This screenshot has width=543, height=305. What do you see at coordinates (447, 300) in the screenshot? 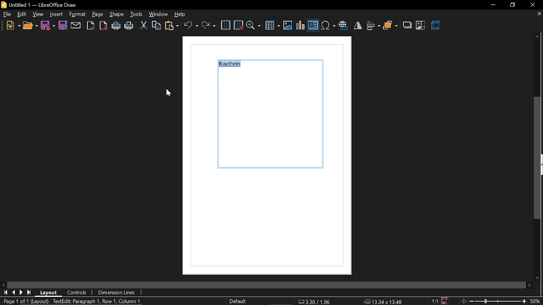
I see `save` at bounding box center [447, 300].